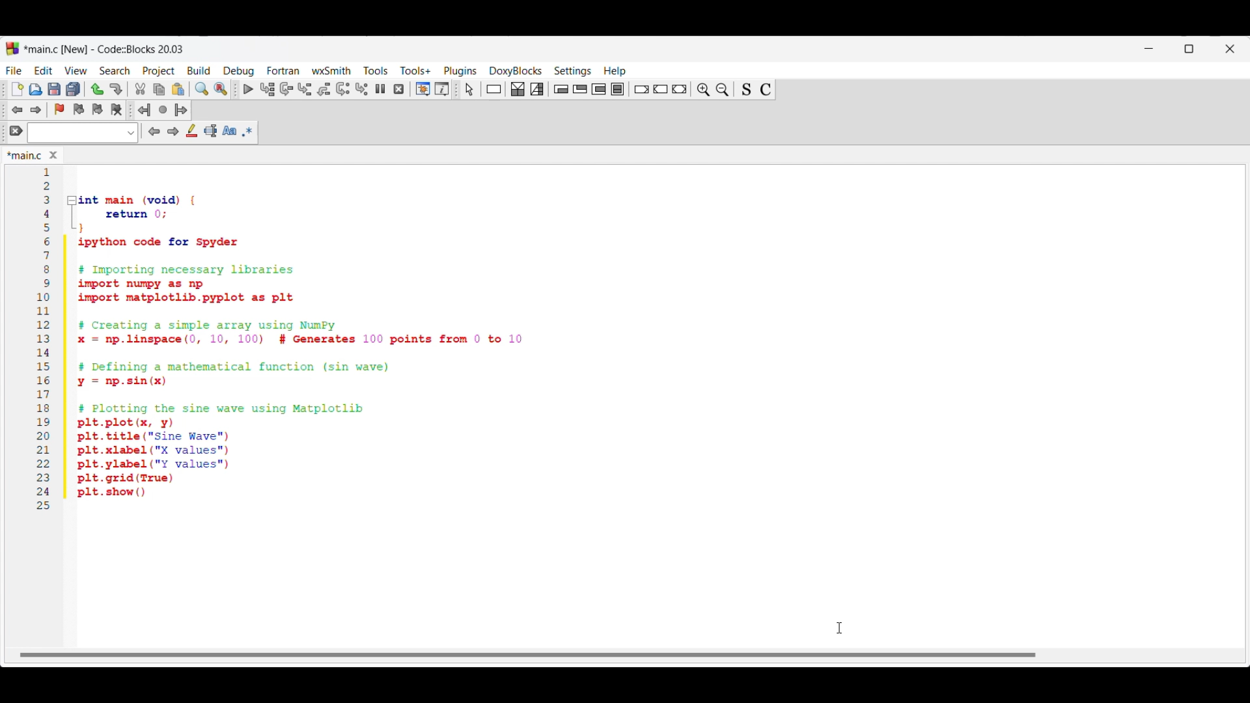 This screenshot has width=1250, height=703. Describe the element at coordinates (159, 90) in the screenshot. I see `Copy` at that location.